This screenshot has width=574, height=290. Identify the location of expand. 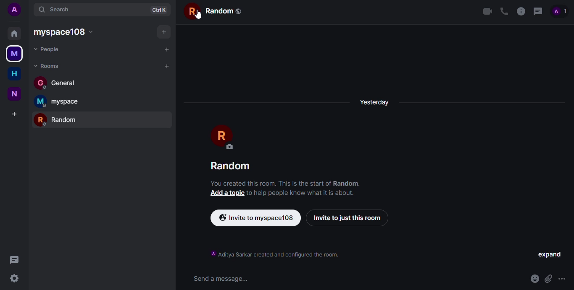
(548, 255).